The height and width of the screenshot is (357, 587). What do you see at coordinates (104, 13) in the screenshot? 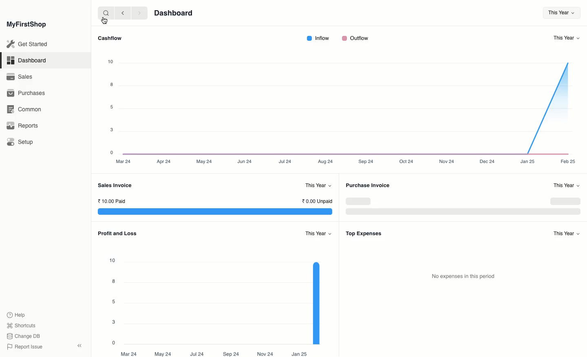
I see `search` at bounding box center [104, 13].